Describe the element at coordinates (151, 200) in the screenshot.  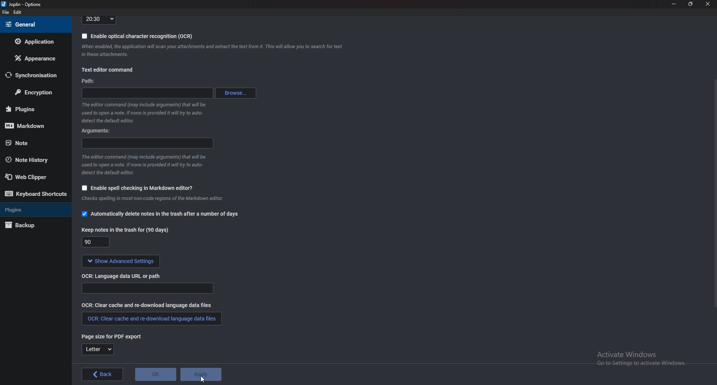
I see `Info on spell checking` at that location.